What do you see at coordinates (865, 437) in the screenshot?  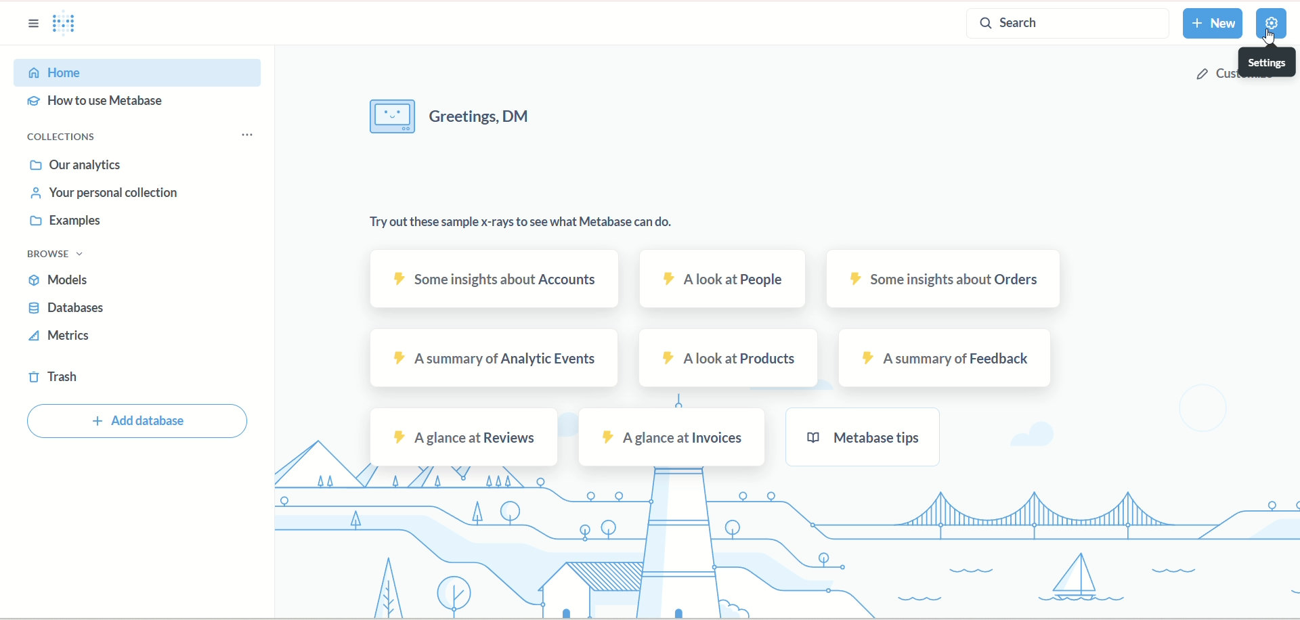 I see `metabase tips` at bounding box center [865, 437].